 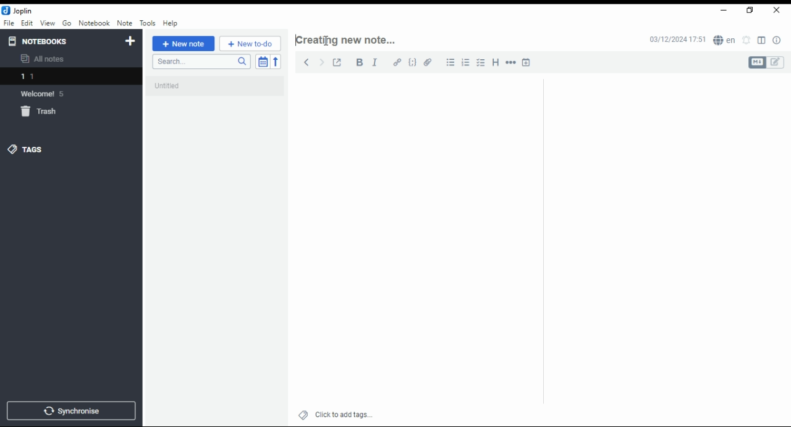 I want to click on toggle sort order, so click(x=262, y=61).